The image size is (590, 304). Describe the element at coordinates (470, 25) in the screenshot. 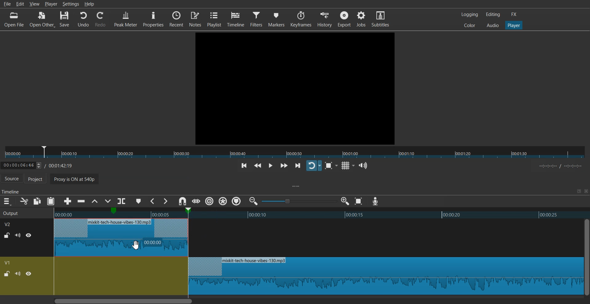

I see `Colors` at that location.